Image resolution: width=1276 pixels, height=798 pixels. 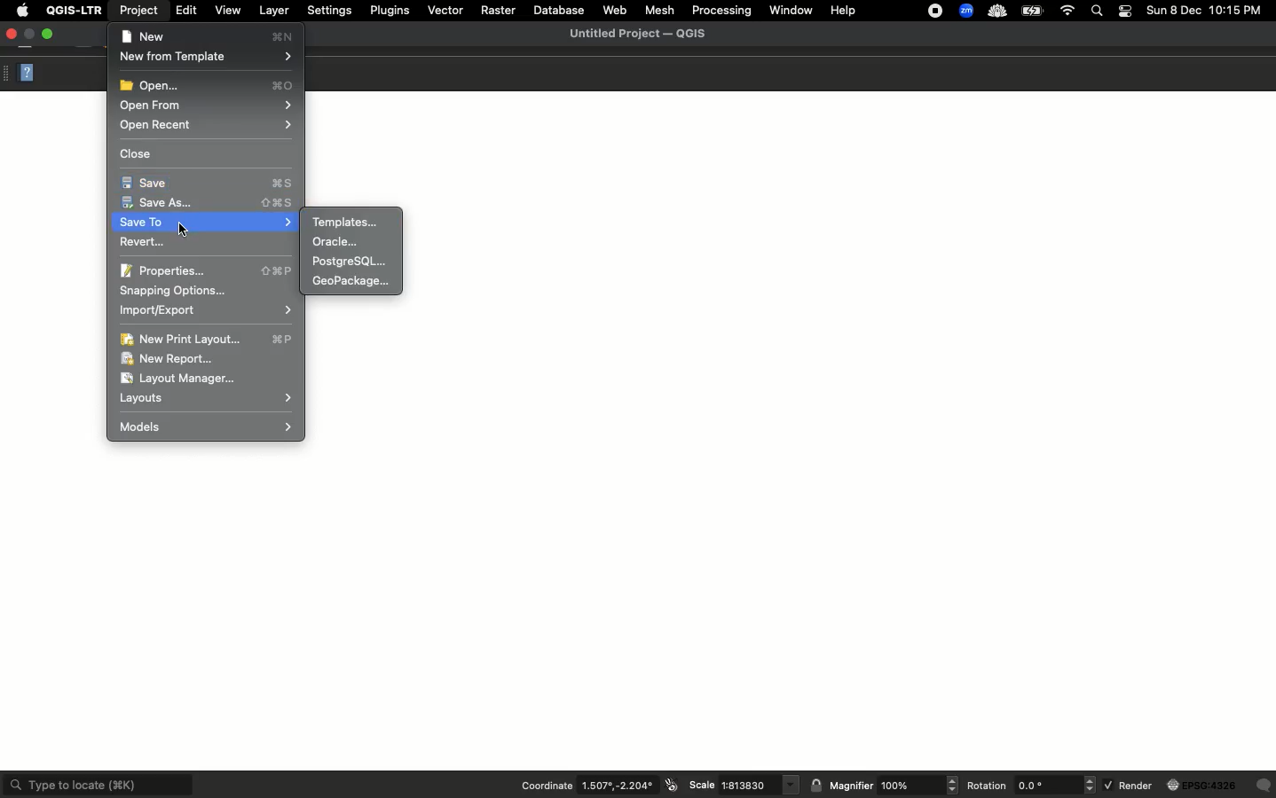 I want to click on New print layout, so click(x=208, y=339).